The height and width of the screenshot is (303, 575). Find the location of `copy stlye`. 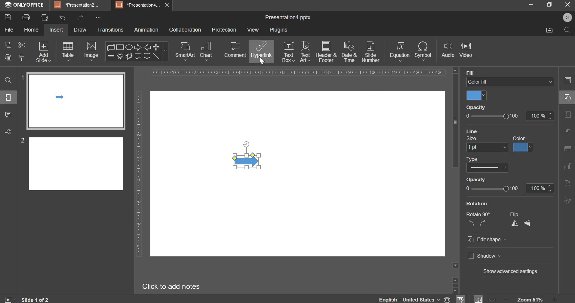

copy stlye is located at coordinates (21, 57).